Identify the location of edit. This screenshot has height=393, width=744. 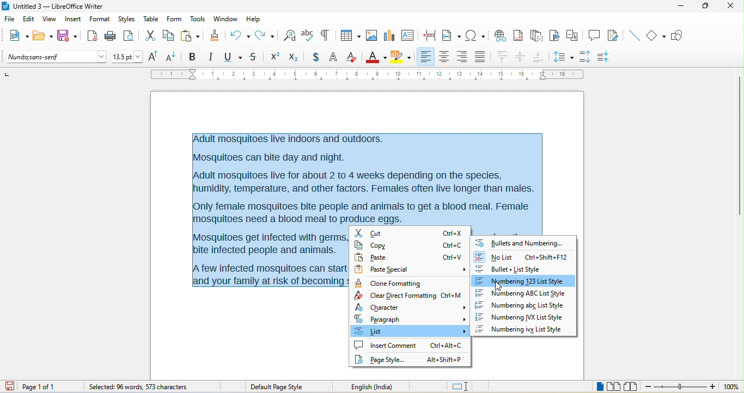
(27, 19).